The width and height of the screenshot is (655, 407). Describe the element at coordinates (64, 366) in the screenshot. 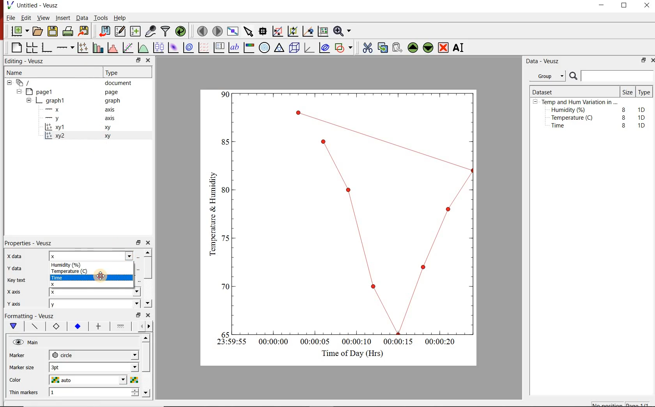

I see `3pt` at that location.